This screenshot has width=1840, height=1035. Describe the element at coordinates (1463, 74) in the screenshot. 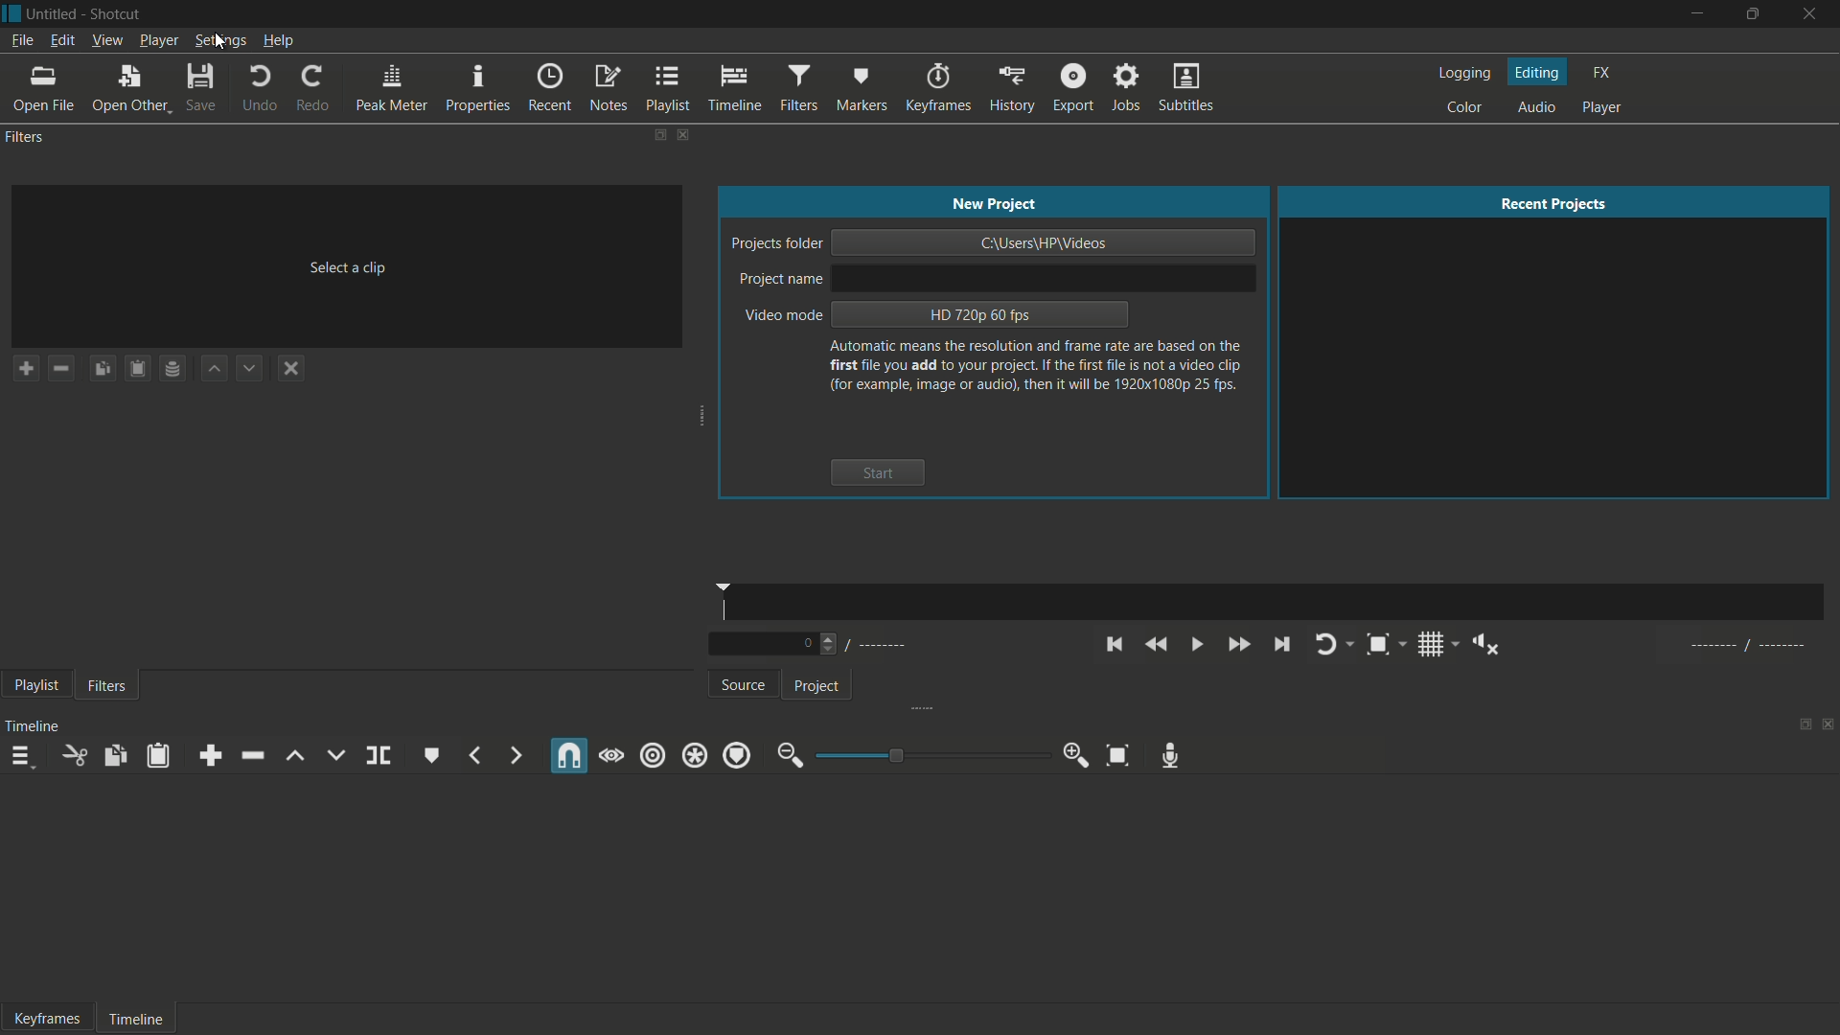

I see `logging` at that location.